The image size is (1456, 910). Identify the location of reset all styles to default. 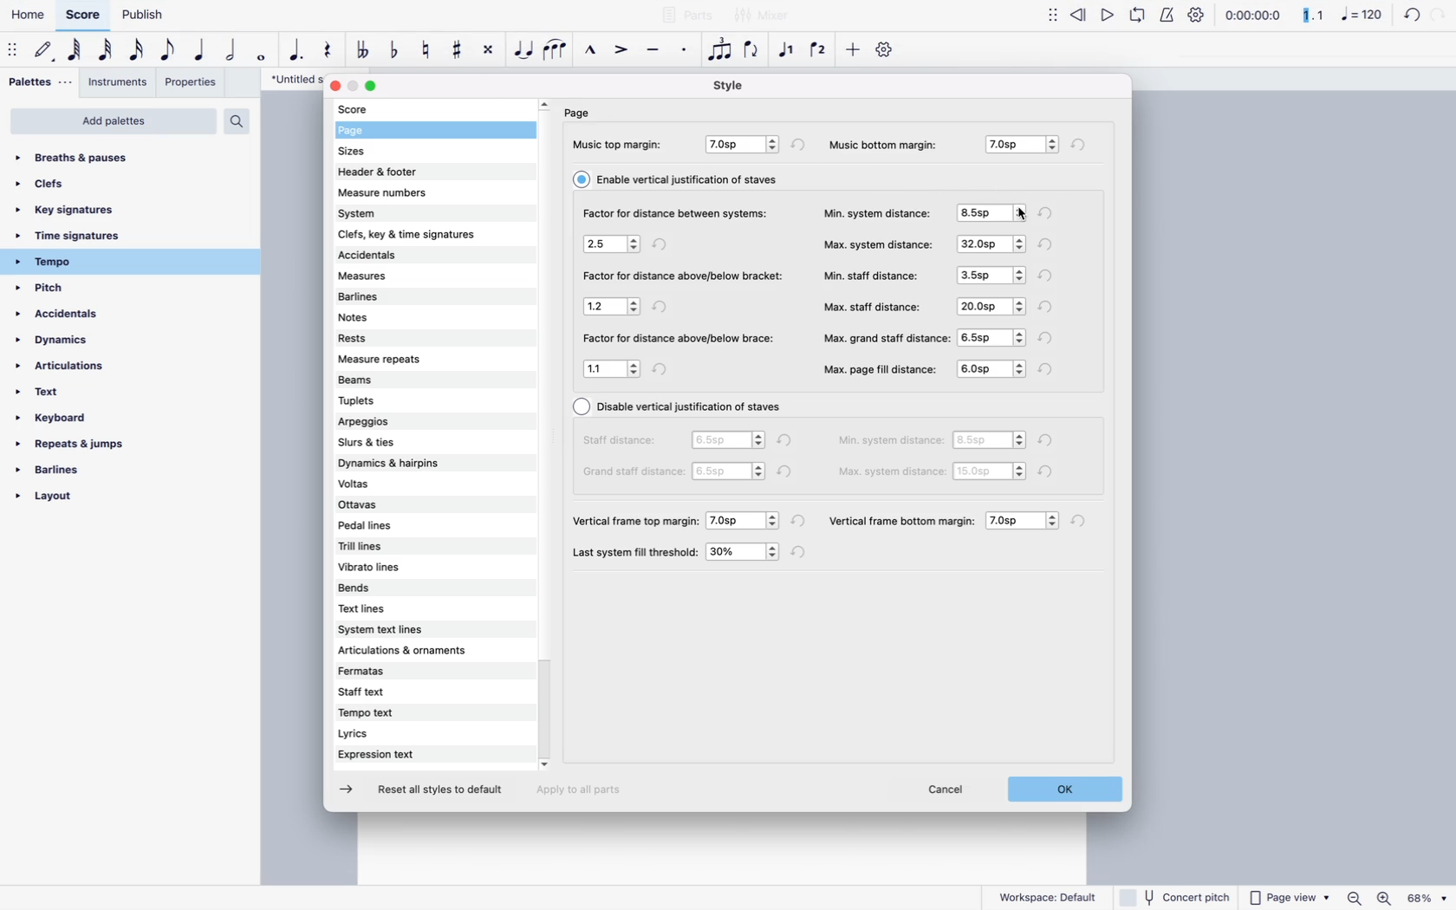
(441, 791).